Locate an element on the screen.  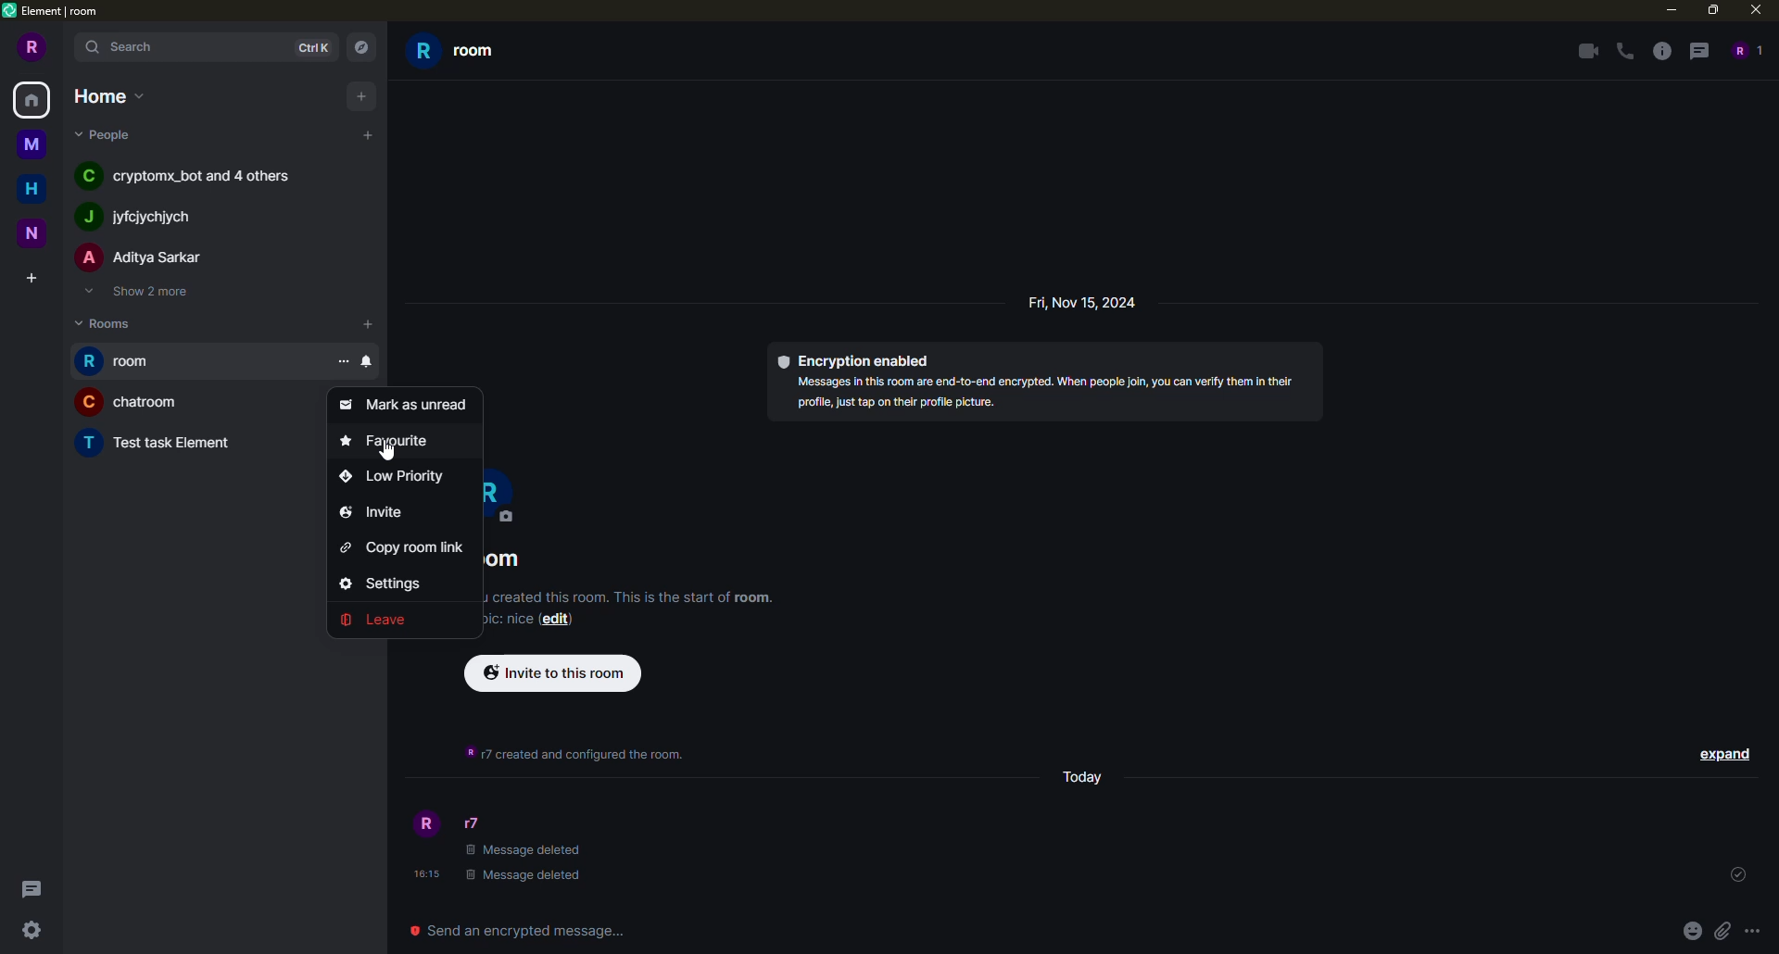
profile is located at coordinates (424, 823).